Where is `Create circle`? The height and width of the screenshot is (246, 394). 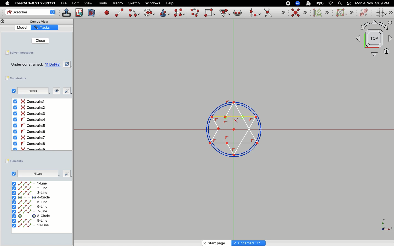 Create circle is located at coordinates (149, 12).